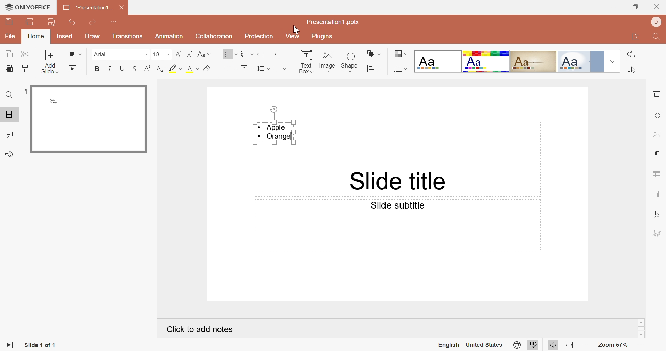 This screenshot has height=351, width=666. I want to click on Subscript, so click(160, 68).